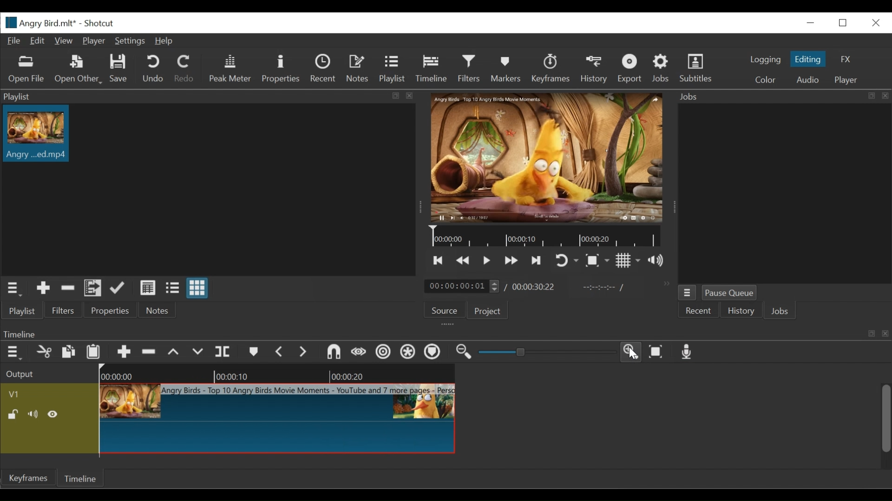 This screenshot has width=892, height=501. I want to click on Lift, so click(173, 352).